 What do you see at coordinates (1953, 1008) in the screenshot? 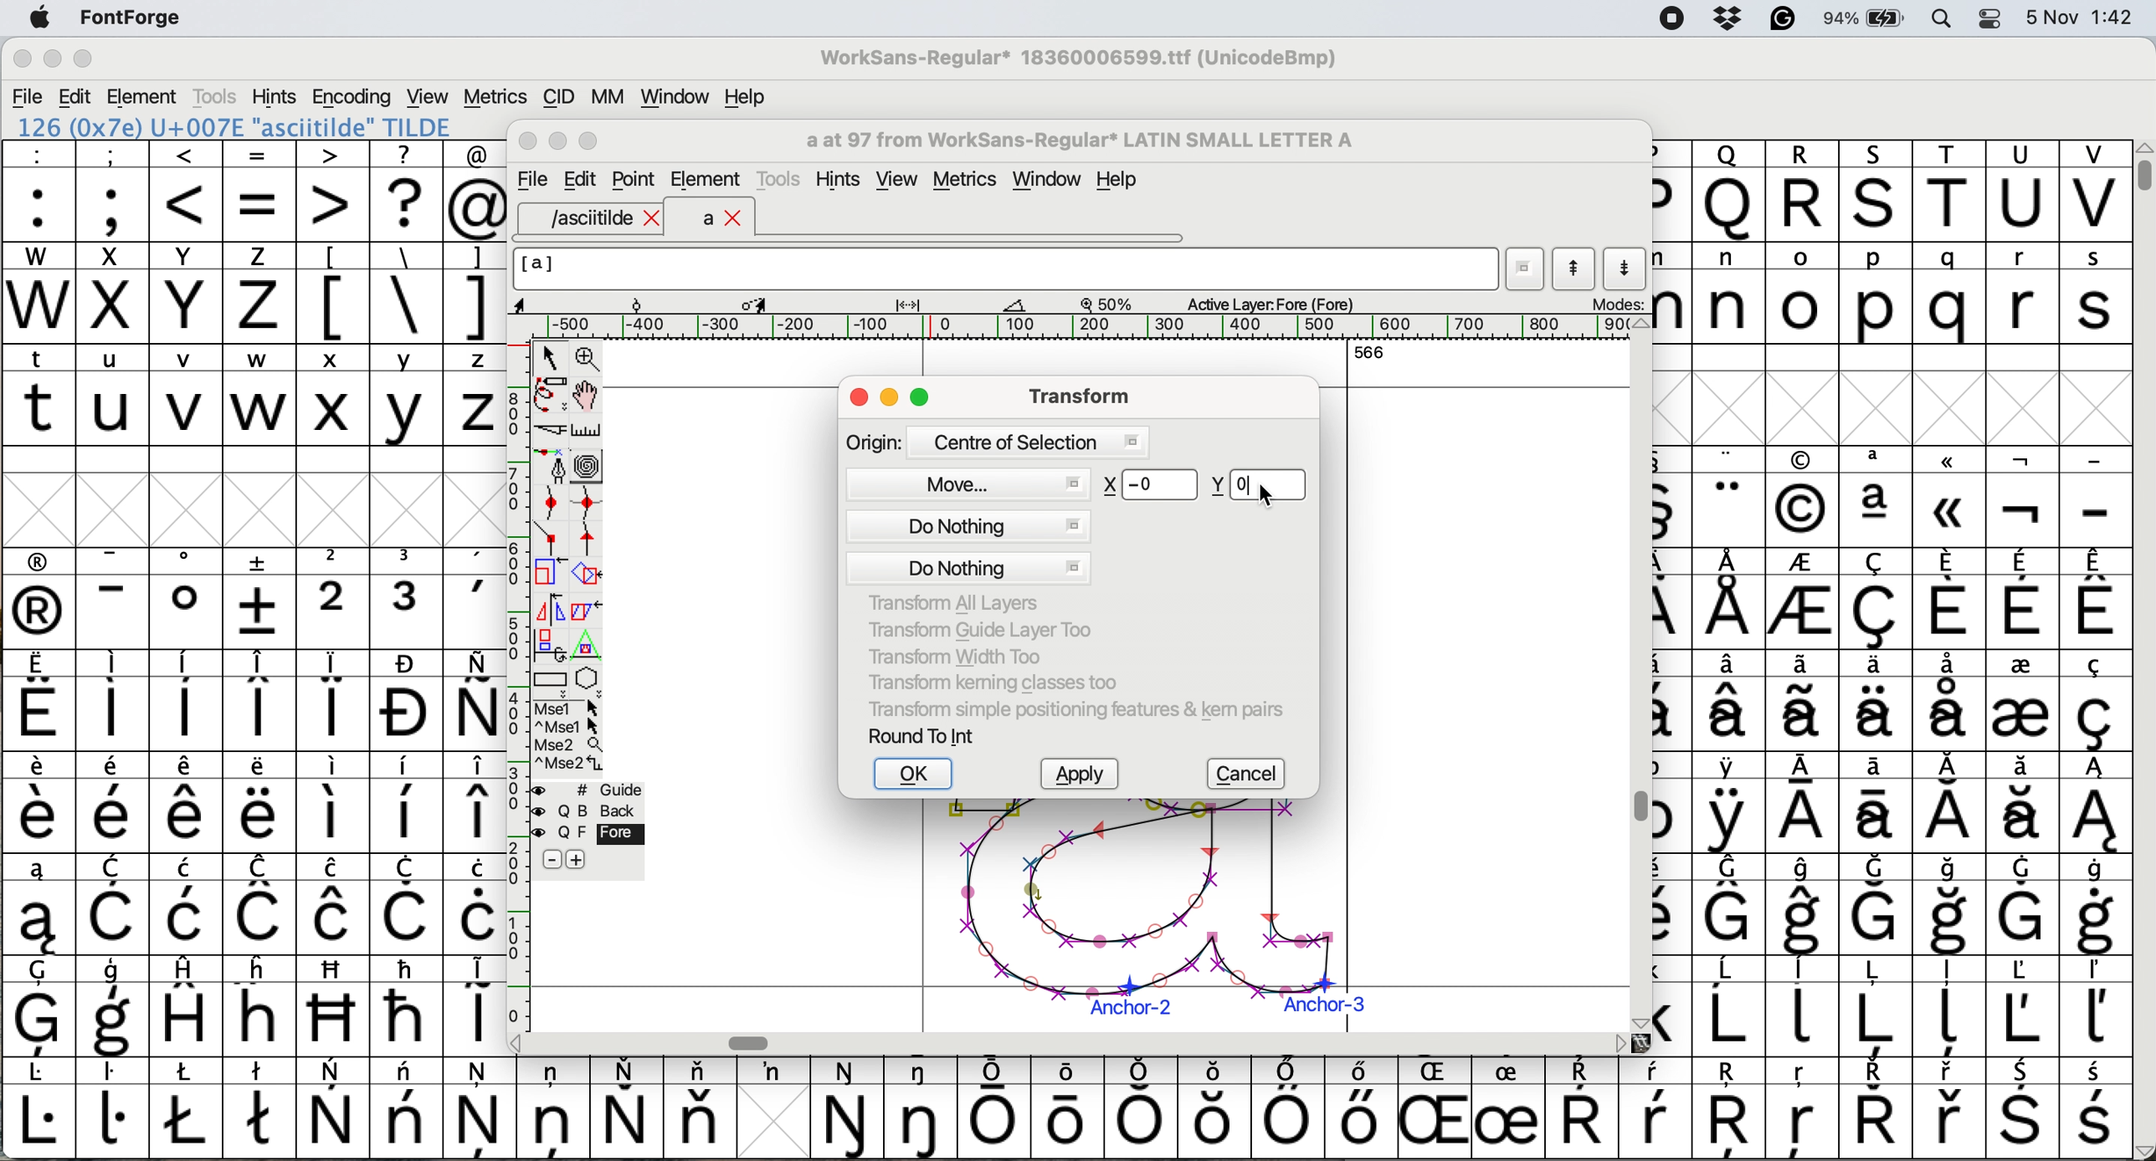
I see `symbol` at bounding box center [1953, 1008].